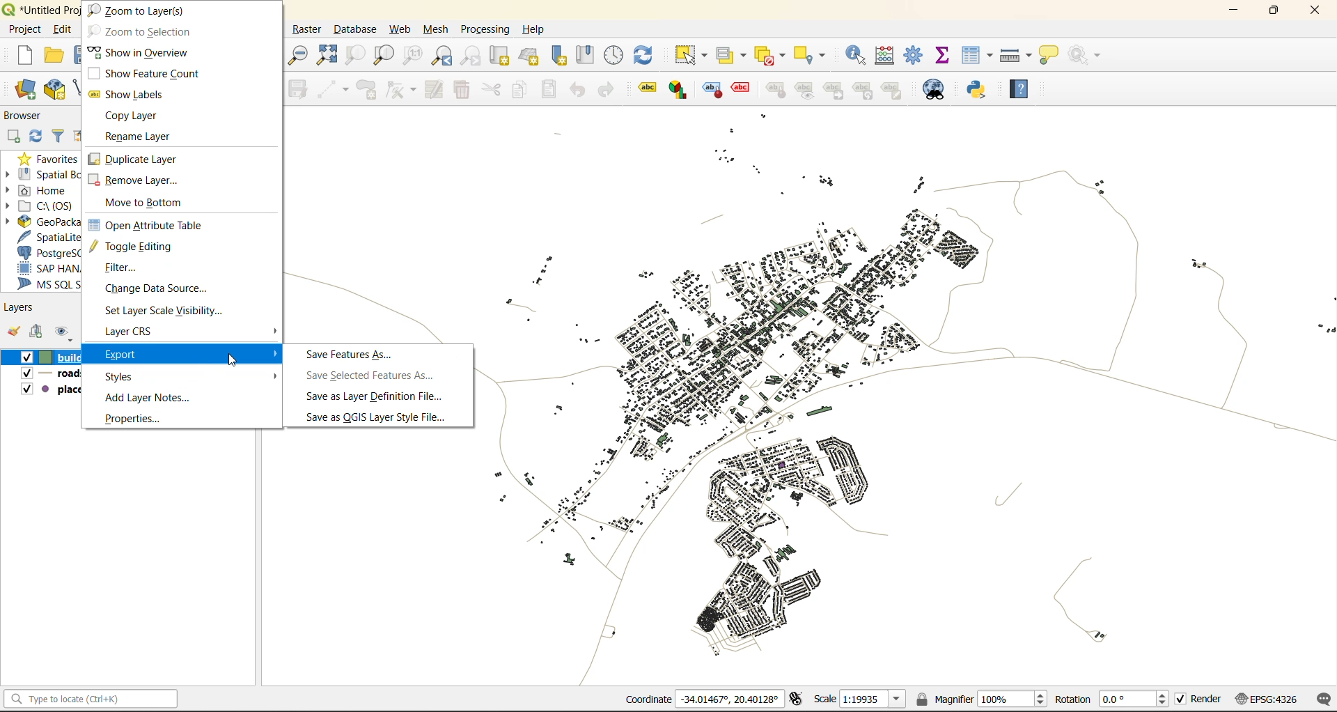 Image resolution: width=1337 pixels, height=712 pixels. I want to click on new 3d map view, so click(531, 57).